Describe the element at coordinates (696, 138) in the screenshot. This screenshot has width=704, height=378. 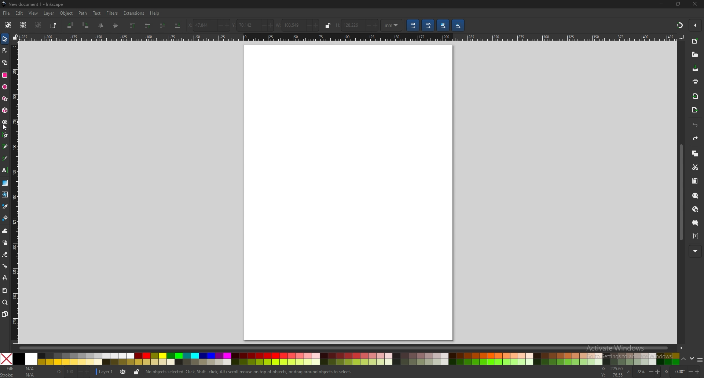
I see `redo` at that location.